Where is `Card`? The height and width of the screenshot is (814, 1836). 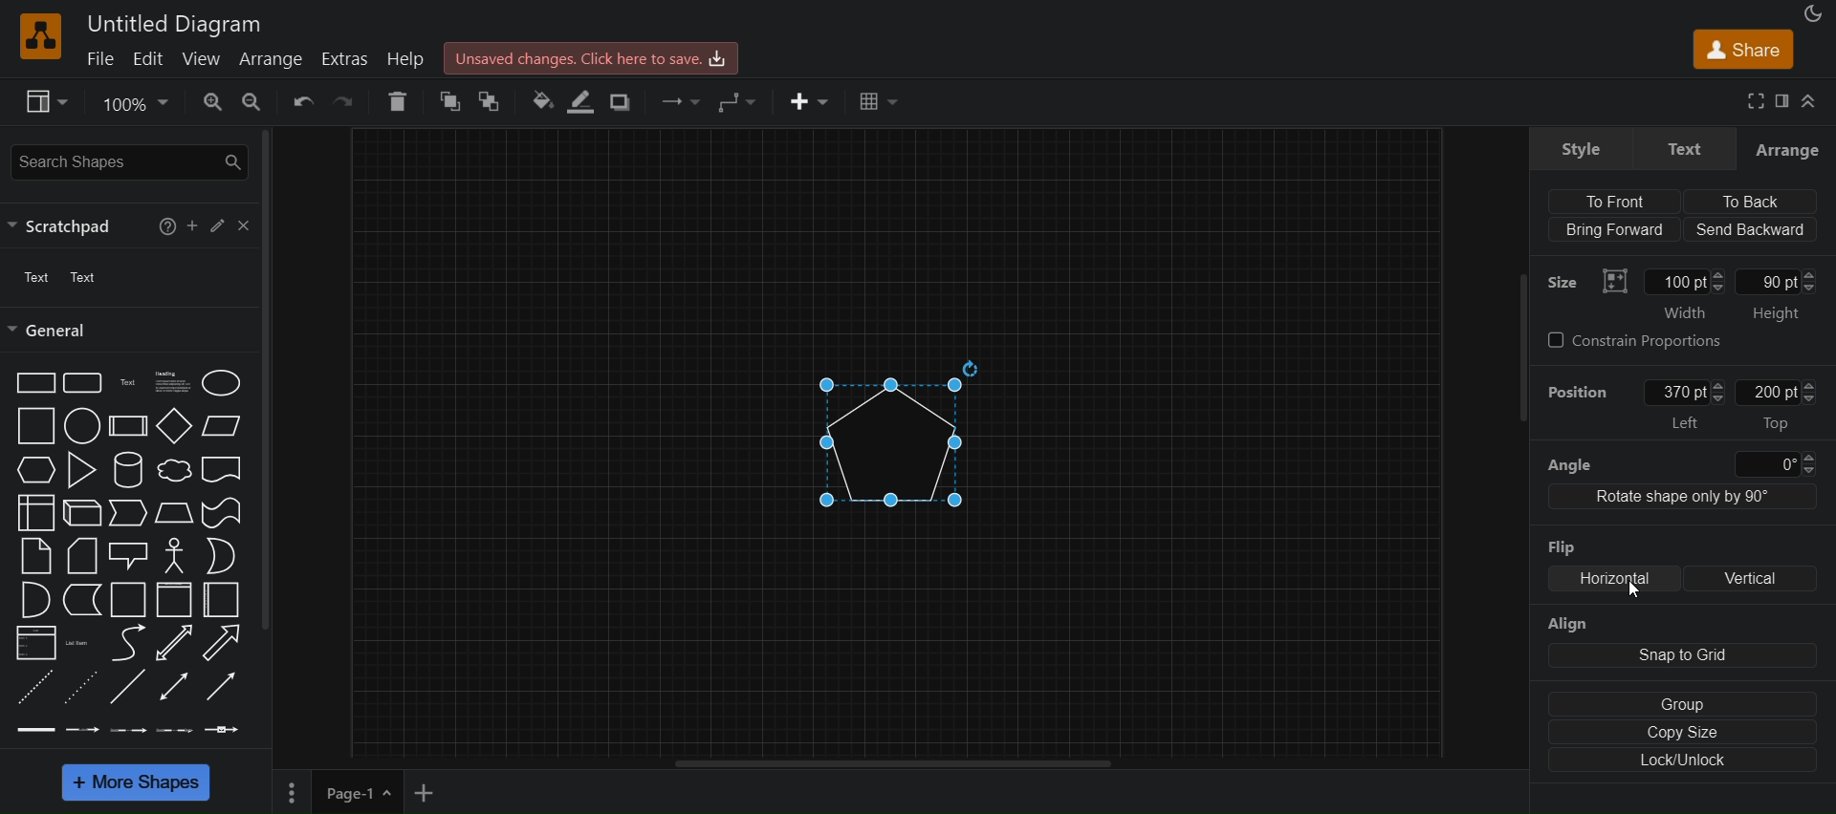 Card is located at coordinates (82, 556).